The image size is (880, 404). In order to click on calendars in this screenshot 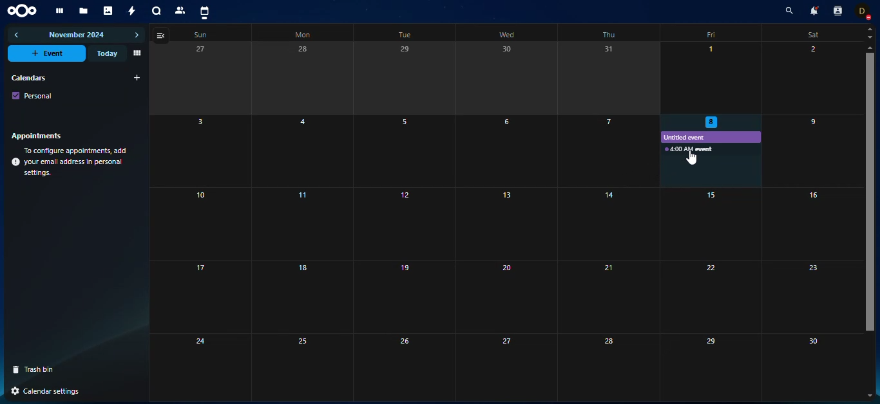, I will do `click(28, 77)`.